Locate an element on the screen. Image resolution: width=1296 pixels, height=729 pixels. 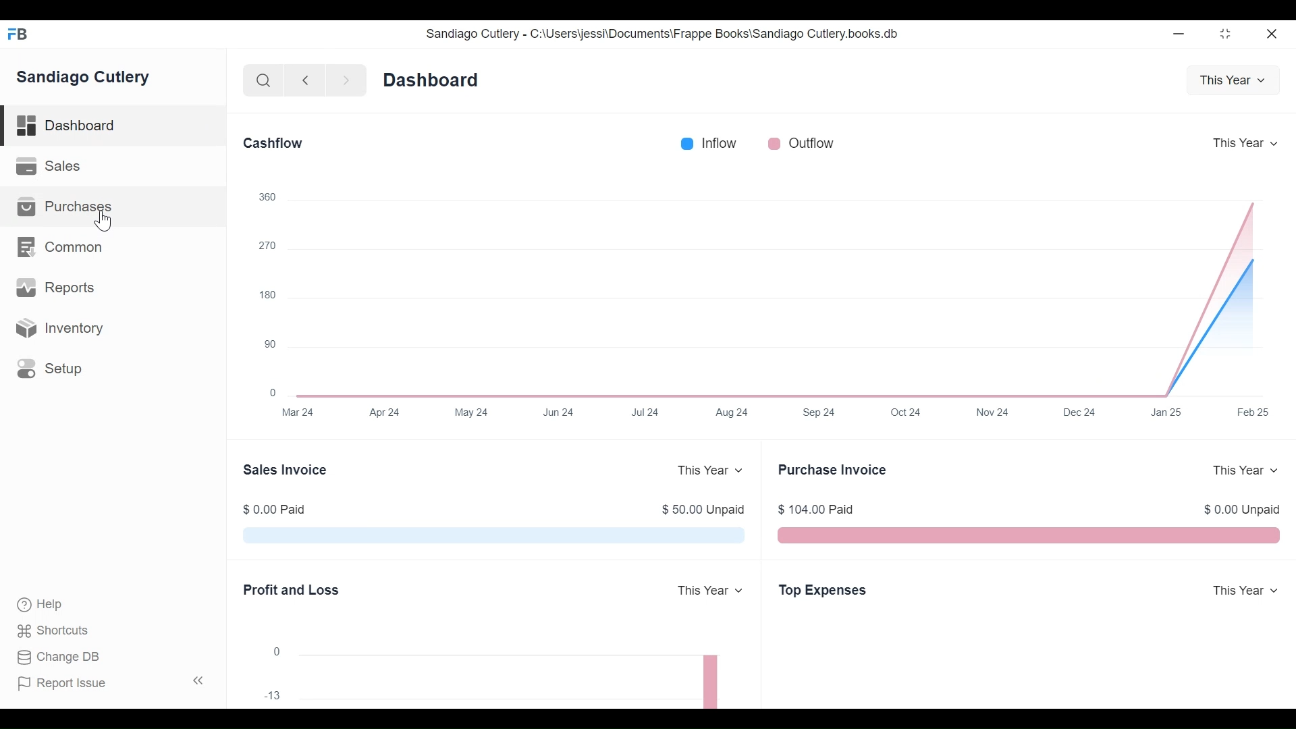
Sandiago Cutlery - C:\Users\jessi\Documents\Frappe Books\Sandiago Cutlery.books.db is located at coordinates (663, 34).